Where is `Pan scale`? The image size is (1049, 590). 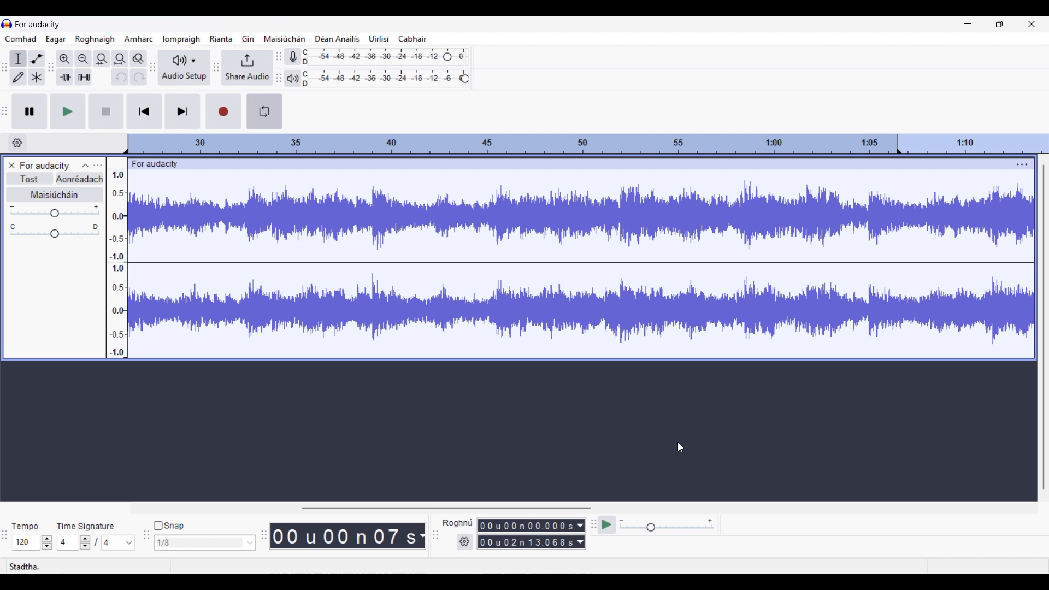 Pan scale is located at coordinates (55, 231).